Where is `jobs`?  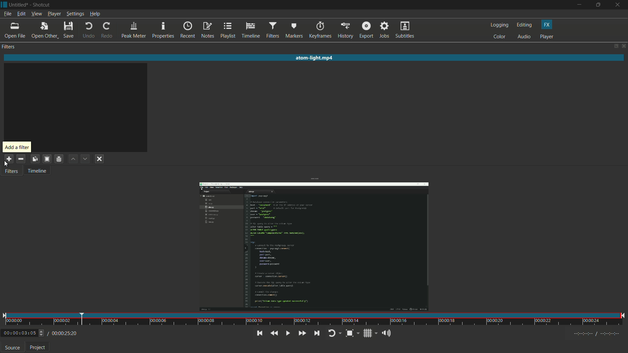
jobs is located at coordinates (385, 30).